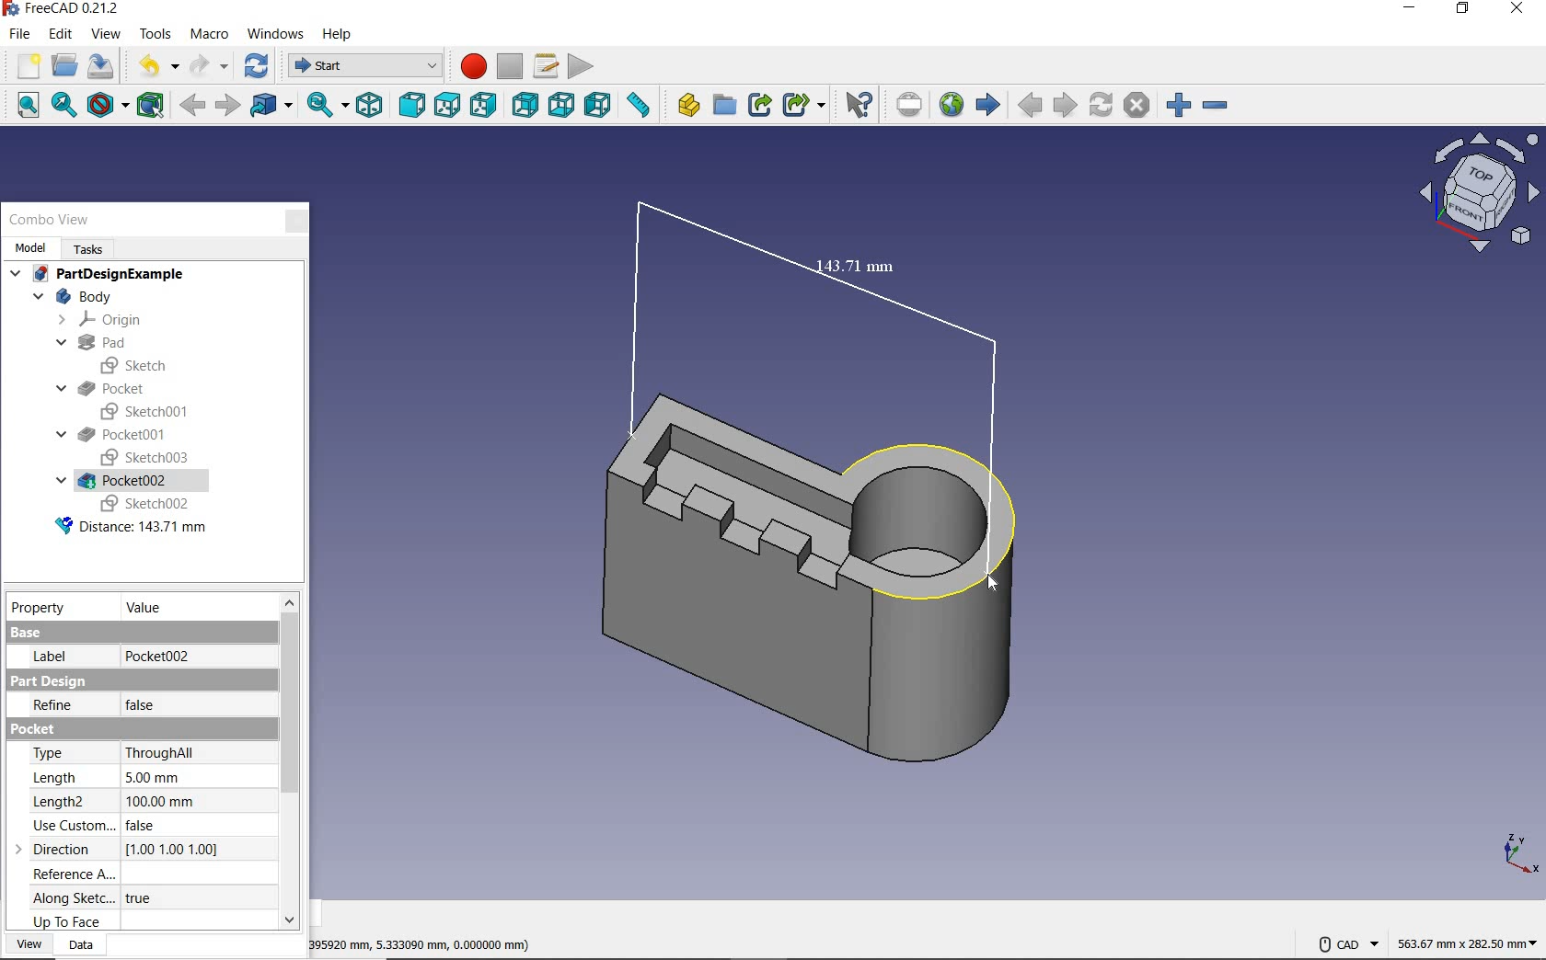  What do you see at coordinates (1138, 106) in the screenshot?
I see `stop loading` at bounding box center [1138, 106].